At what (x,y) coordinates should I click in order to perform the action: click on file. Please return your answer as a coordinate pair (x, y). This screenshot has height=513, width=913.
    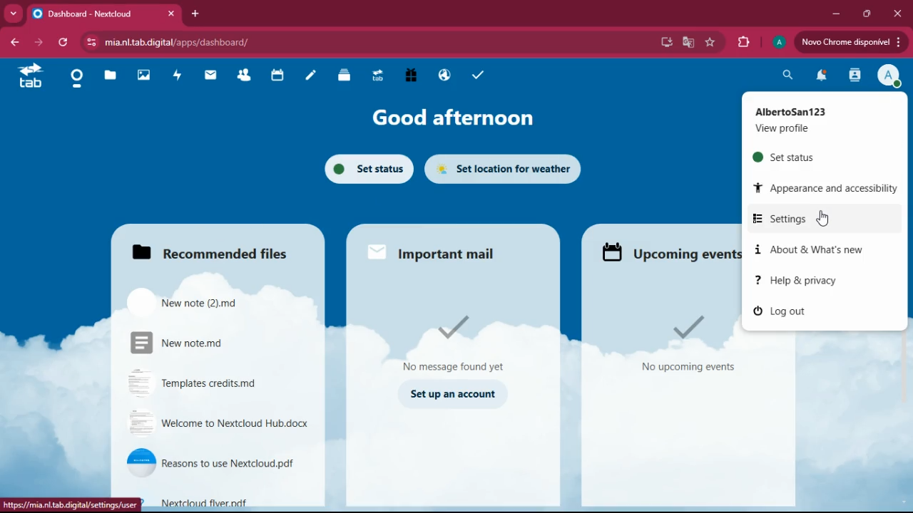
    Looking at the image, I should click on (211, 463).